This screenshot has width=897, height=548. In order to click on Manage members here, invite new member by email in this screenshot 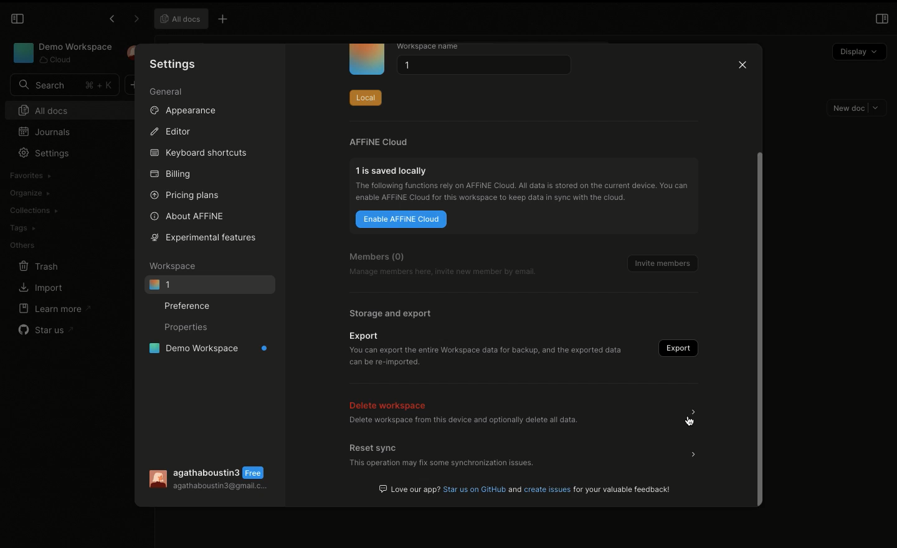, I will do `click(446, 273)`.